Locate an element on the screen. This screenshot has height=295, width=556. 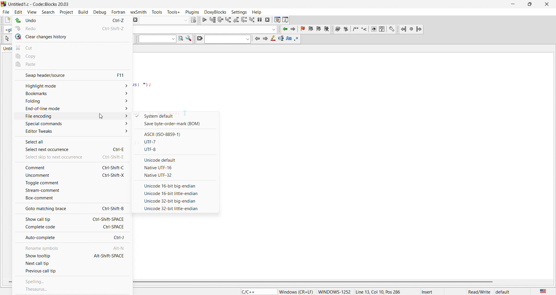
help is located at coordinates (257, 12).